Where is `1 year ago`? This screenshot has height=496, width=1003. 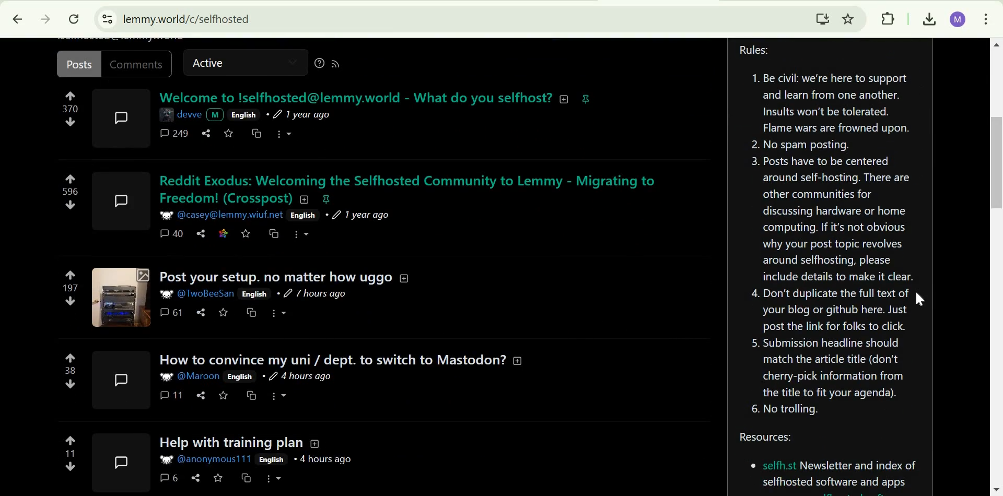 1 year ago is located at coordinates (360, 215).